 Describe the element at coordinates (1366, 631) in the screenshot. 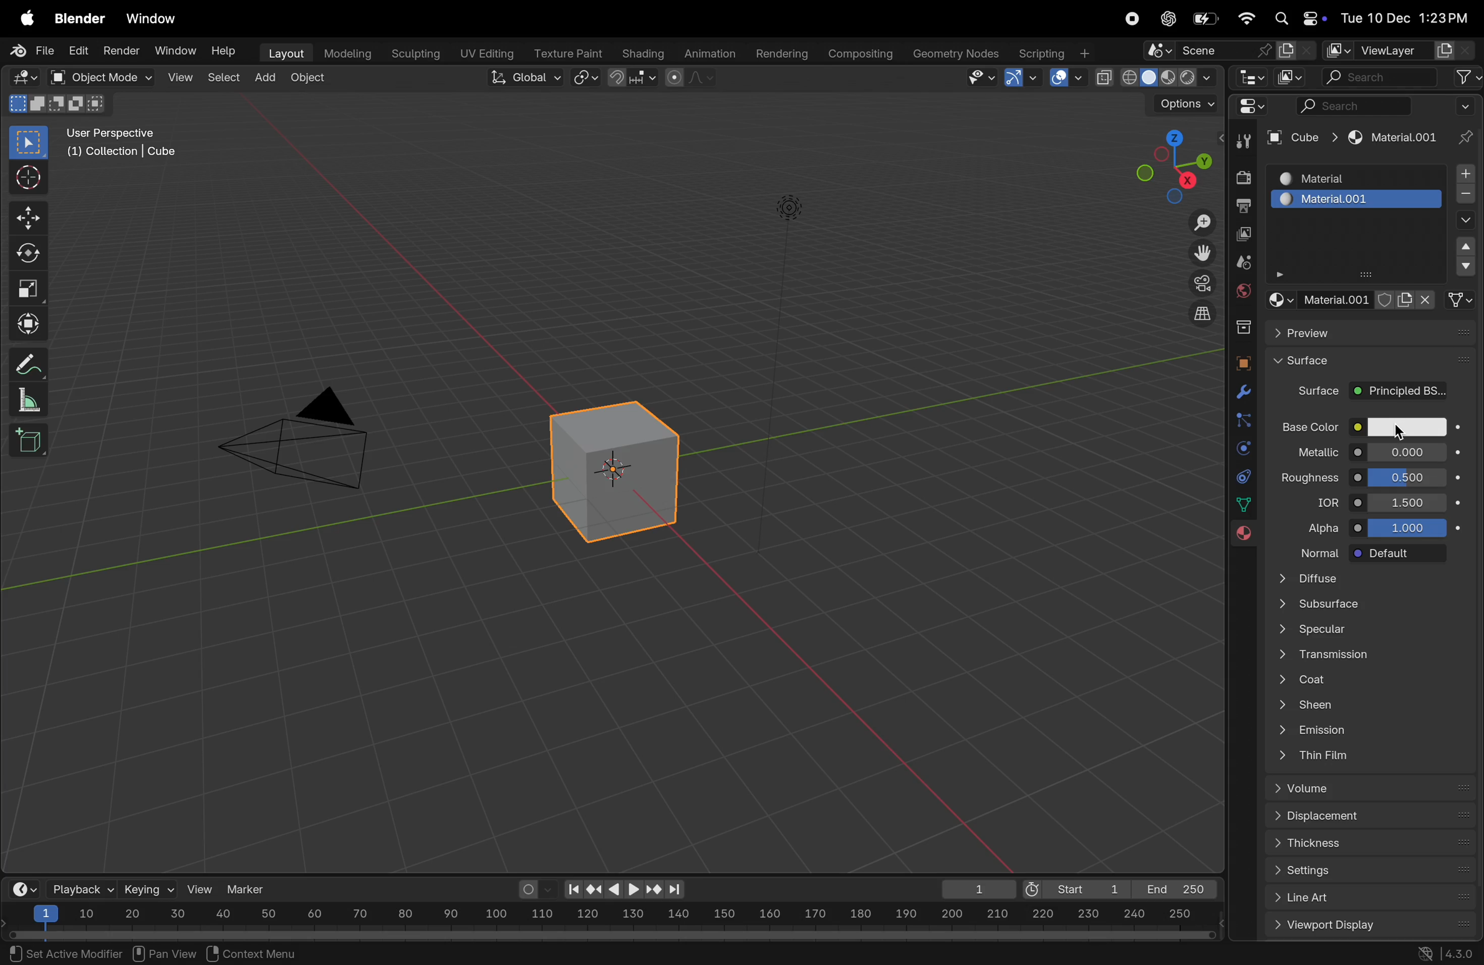

I see `specular` at that location.